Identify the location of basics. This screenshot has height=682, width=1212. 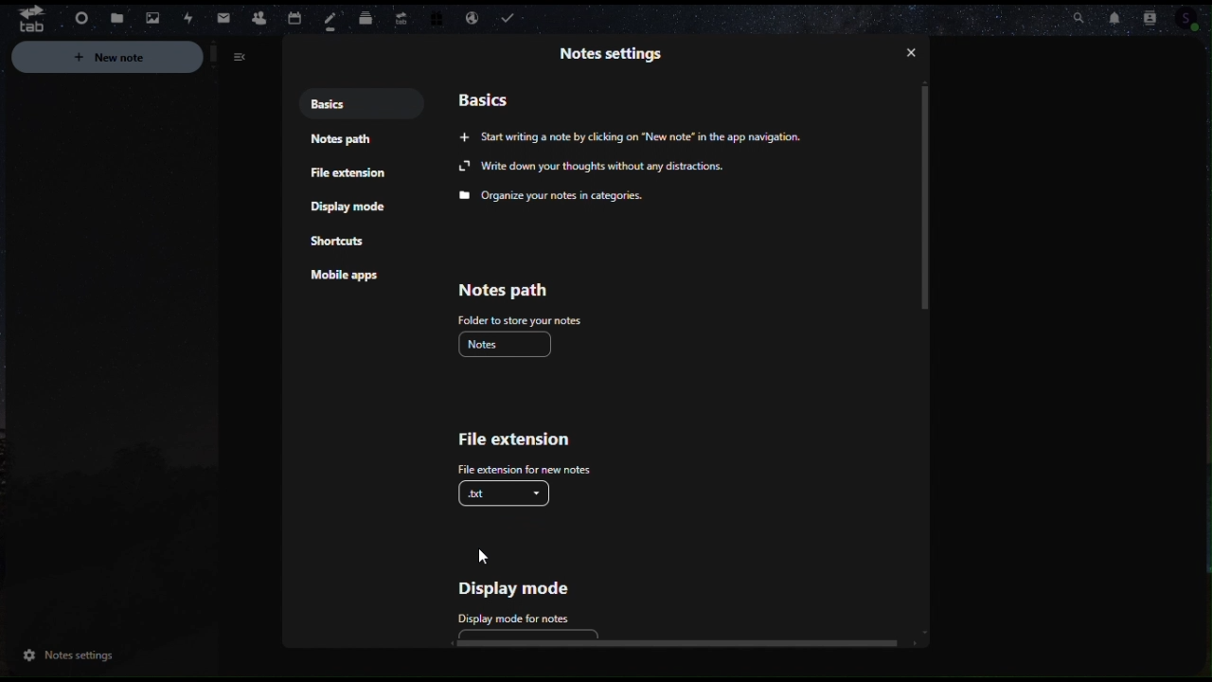
(487, 99).